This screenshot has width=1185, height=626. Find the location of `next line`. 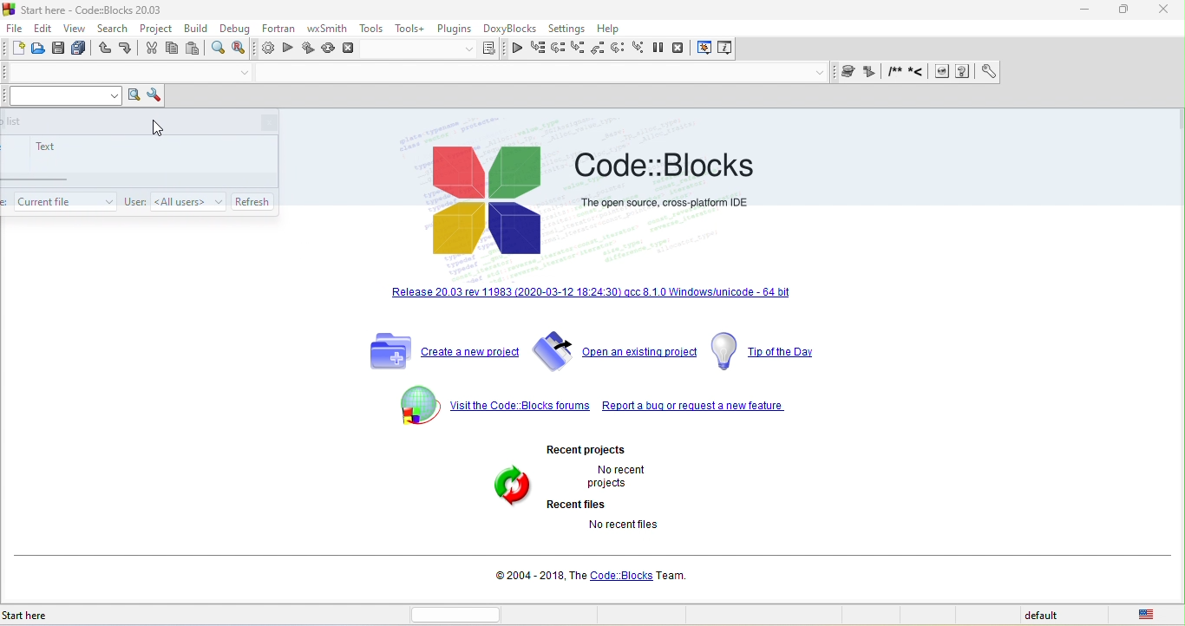

next line is located at coordinates (557, 48).